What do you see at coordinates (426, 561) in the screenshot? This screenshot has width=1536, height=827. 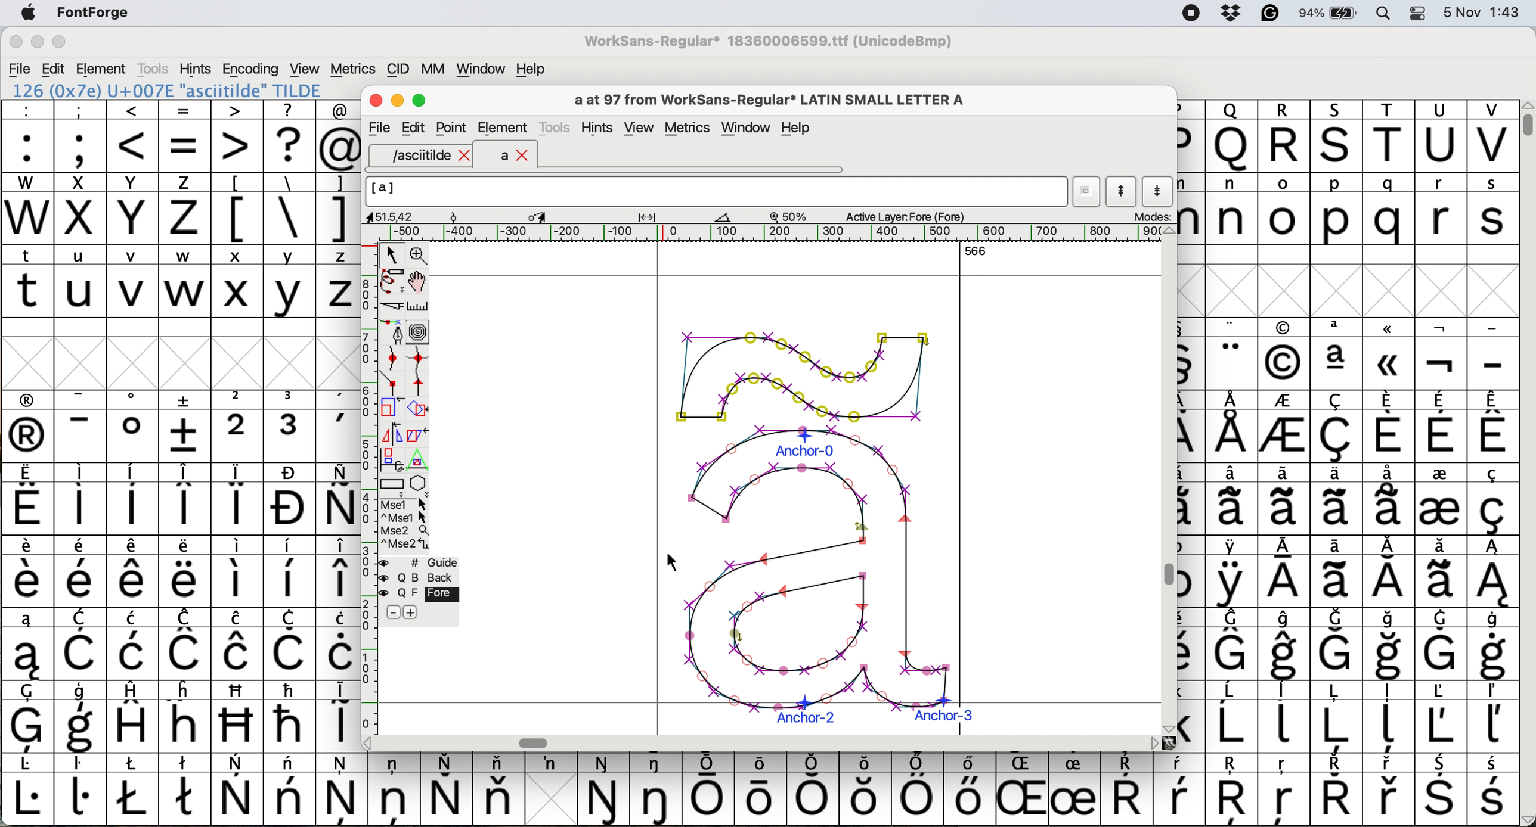 I see `guide` at bounding box center [426, 561].